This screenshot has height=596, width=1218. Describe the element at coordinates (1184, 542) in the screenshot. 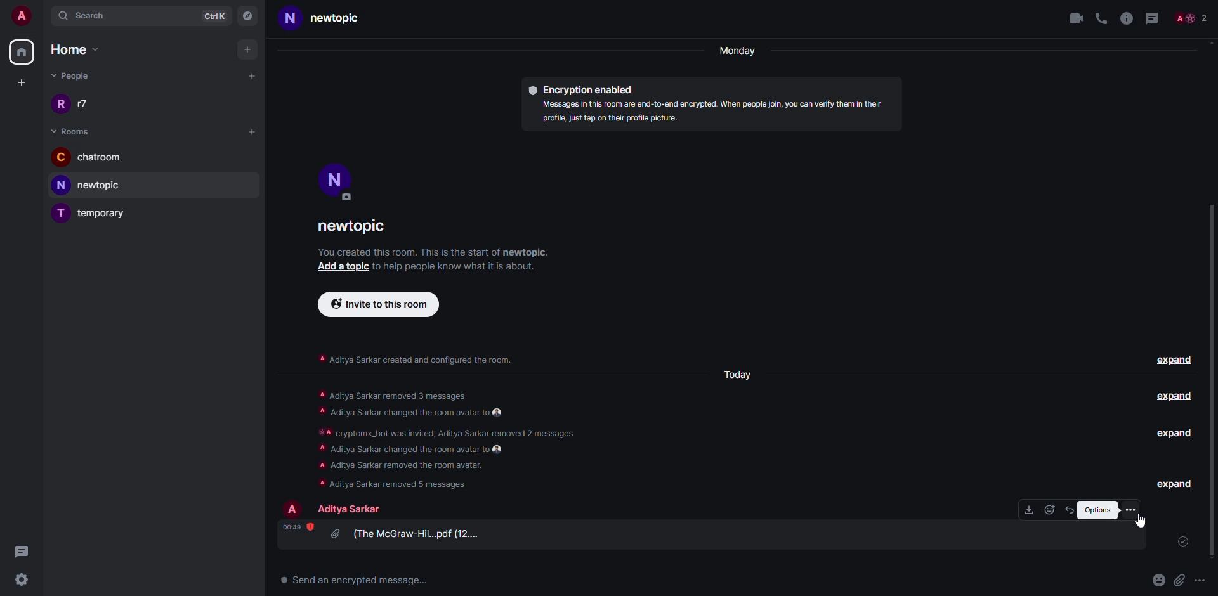

I see `sent` at that location.